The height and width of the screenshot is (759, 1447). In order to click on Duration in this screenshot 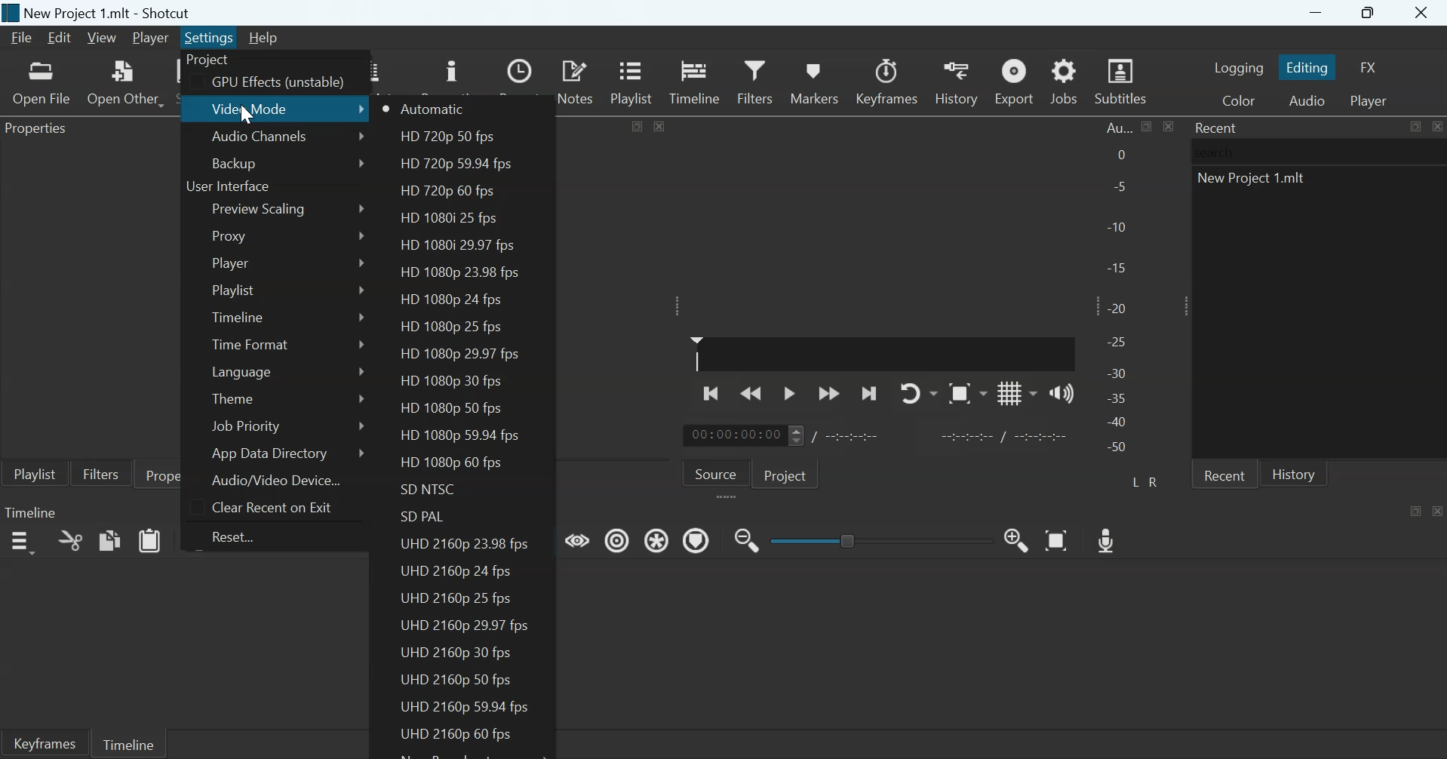, I will do `click(854, 436)`.